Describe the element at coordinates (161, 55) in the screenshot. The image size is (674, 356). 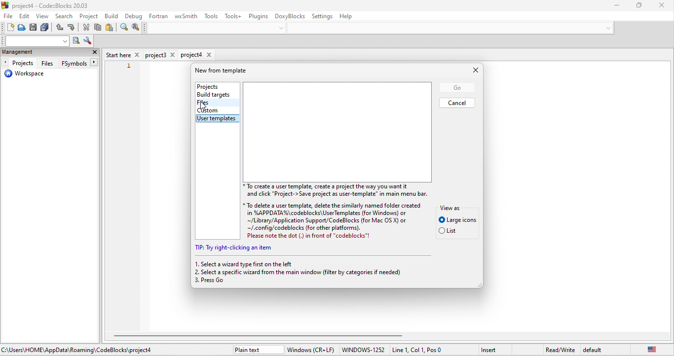
I see `project3` at that location.